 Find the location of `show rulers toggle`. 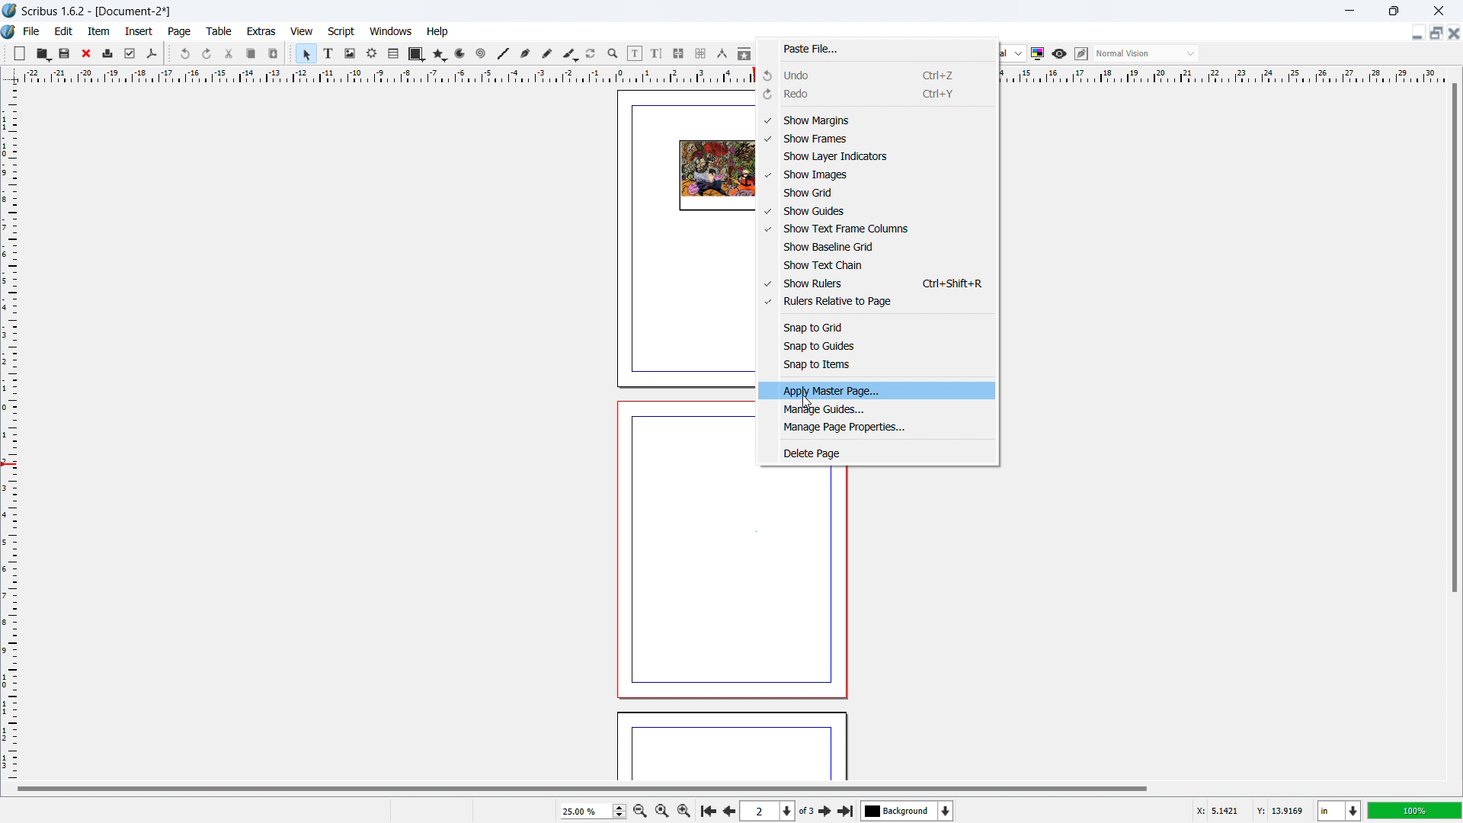

show rulers toggle is located at coordinates (877, 283).